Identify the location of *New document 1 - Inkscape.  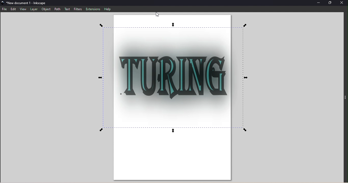
(31, 3).